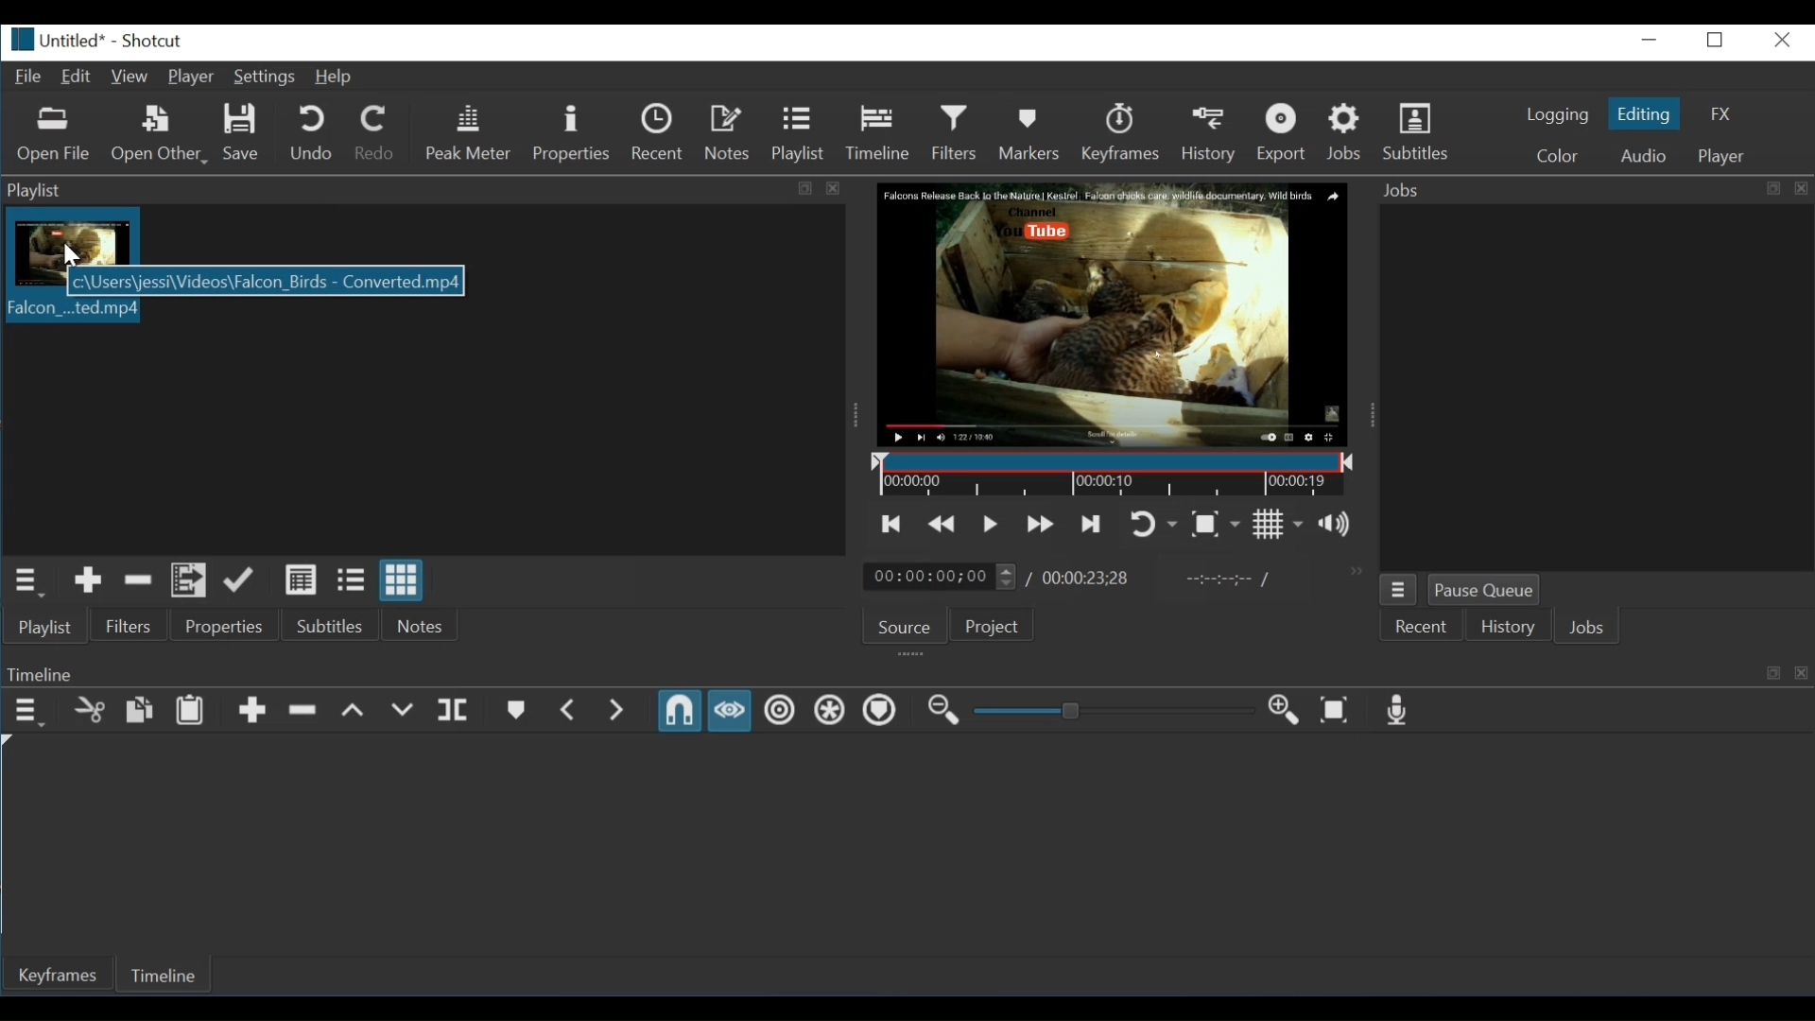 This screenshot has width=1815, height=1021. What do you see at coordinates (139, 581) in the screenshot?
I see `Remove cut` at bounding box center [139, 581].